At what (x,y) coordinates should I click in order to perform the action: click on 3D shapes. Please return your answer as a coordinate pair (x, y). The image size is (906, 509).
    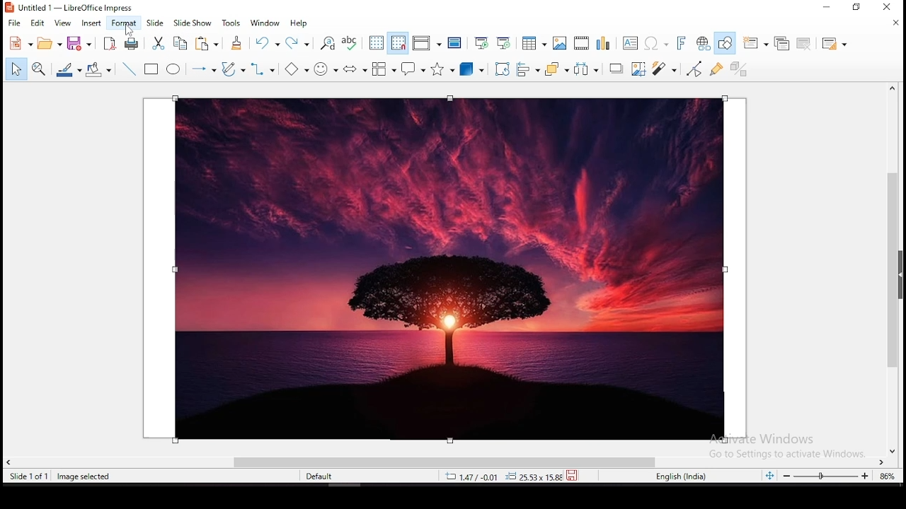
    Looking at the image, I should click on (472, 71).